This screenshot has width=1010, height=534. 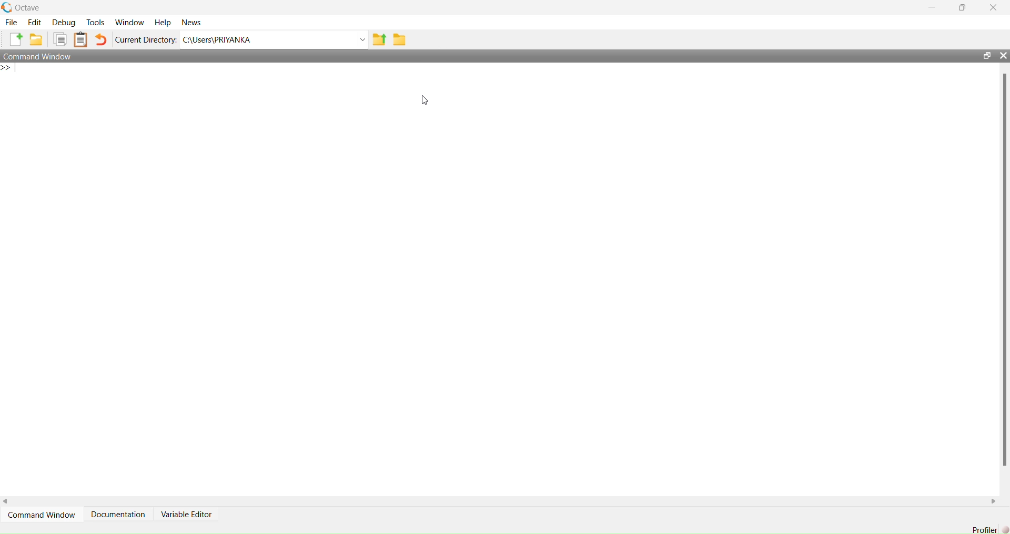 What do you see at coordinates (378, 40) in the screenshot?
I see `One directory up` at bounding box center [378, 40].